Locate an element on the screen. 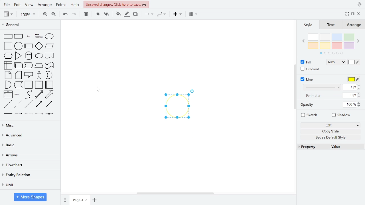 This screenshot has width=365, height=205. copy style is located at coordinates (330, 132).